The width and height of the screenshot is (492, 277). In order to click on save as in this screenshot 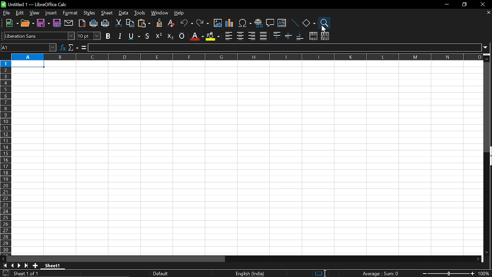, I will do `click(57, 23)`.